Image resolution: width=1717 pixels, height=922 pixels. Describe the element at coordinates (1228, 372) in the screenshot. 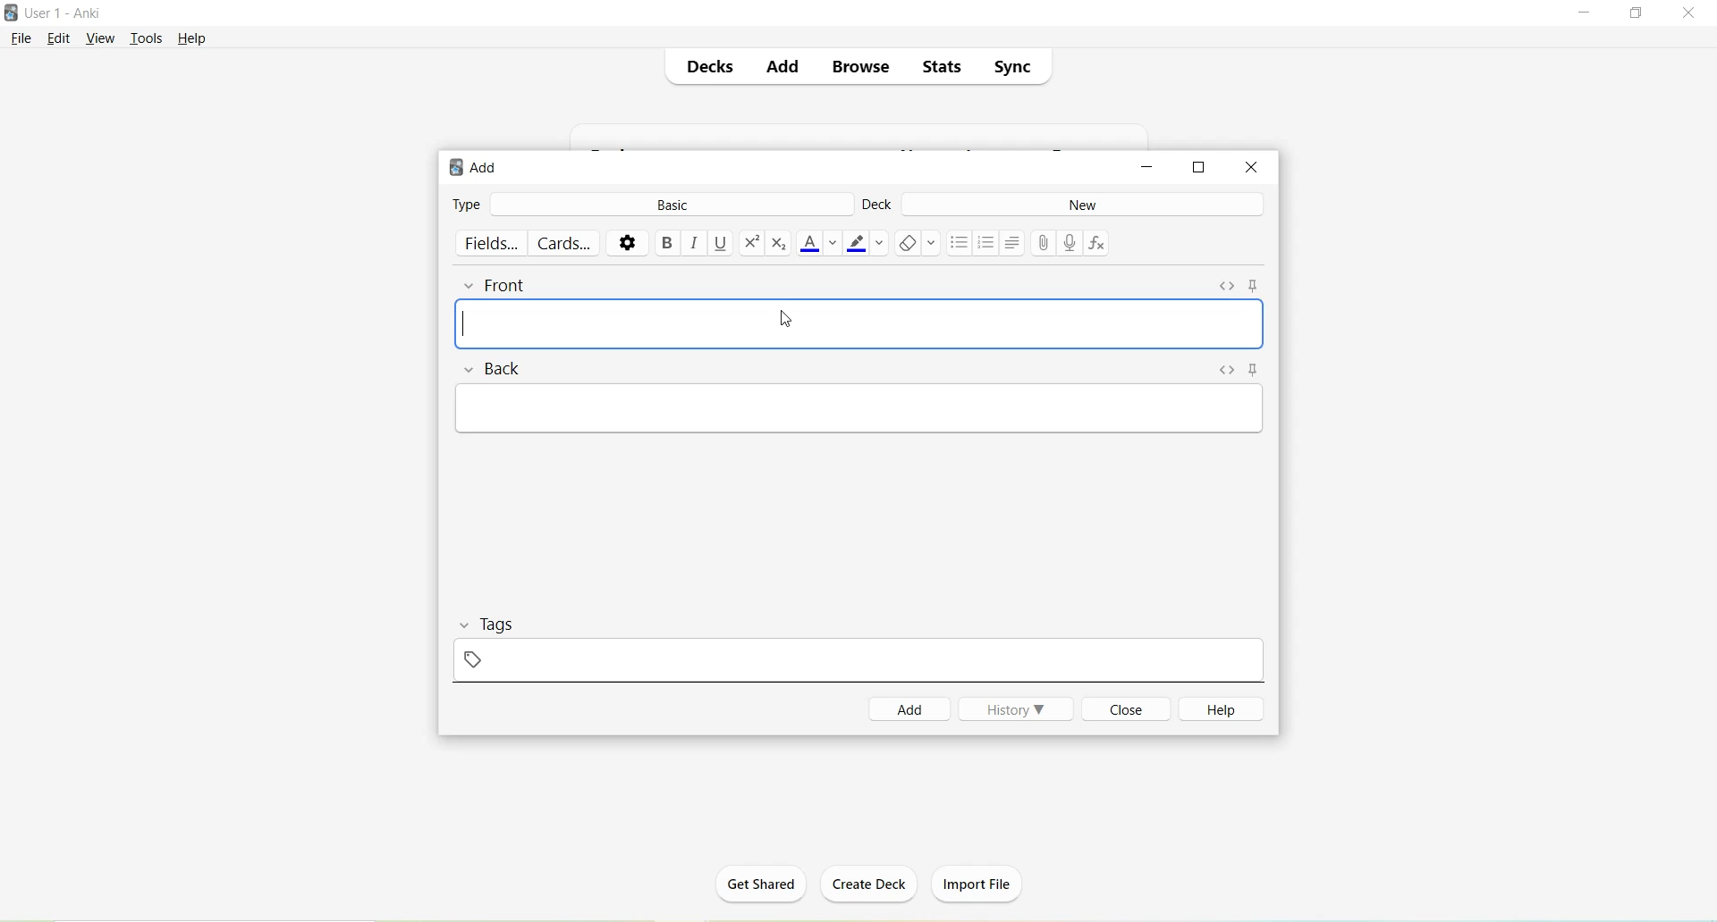

I see `Toggle HTML Editor` at that location.